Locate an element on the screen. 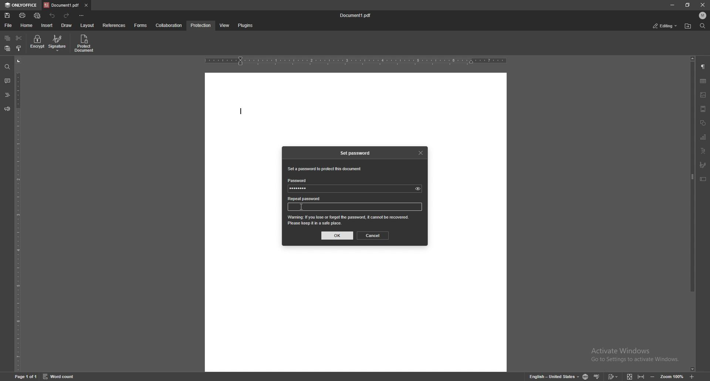 The height and width of the screenshot is (381, 710). cancel is located at coordinates (373, 236).